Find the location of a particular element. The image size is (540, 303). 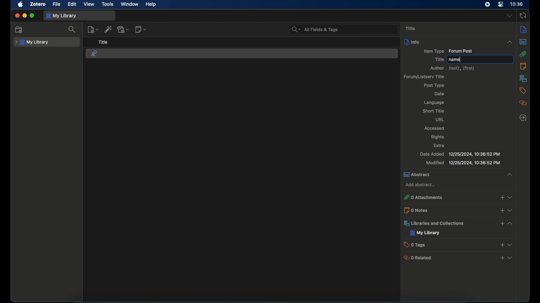

abstract is located at coordinates (523, 42).